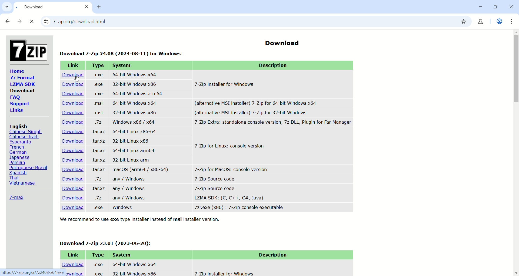 The width and height of the screenshot is (519, 276). Describe the element at coordinates (478, 7) in the screenshot. I see `minimize` at that location.